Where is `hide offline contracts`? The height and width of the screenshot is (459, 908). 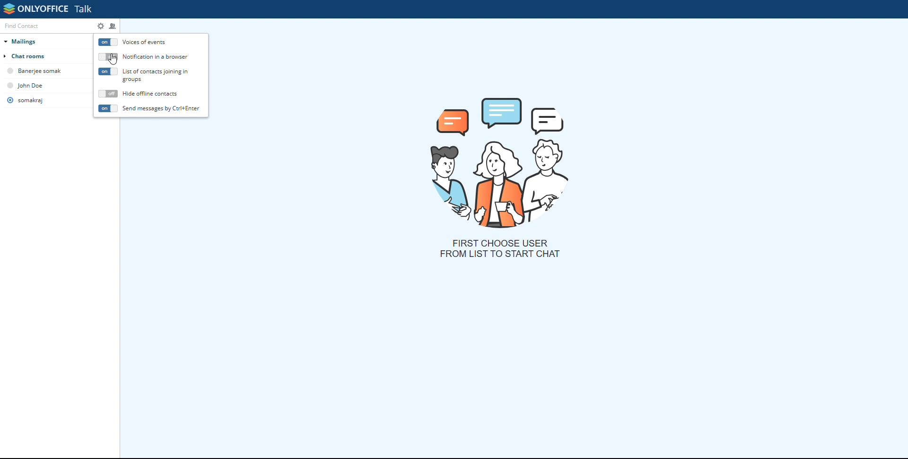 hide offline contracts is located at coordinates (108, 94).